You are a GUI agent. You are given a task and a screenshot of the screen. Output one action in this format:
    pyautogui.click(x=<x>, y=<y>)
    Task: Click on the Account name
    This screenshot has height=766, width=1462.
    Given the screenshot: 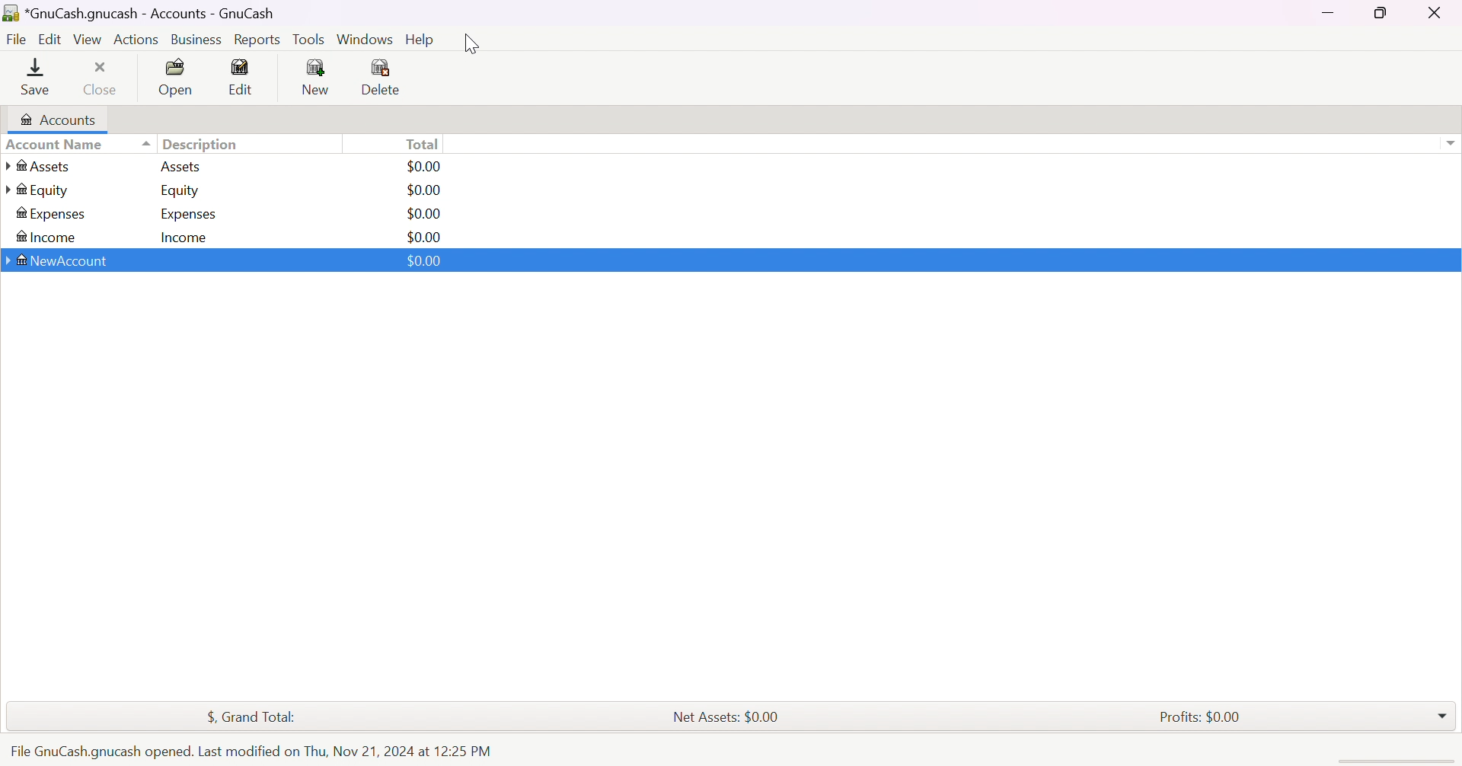 What is the action you would take?
    pyautogui.click(x=76, y=144)
    